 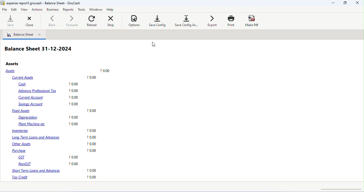 I want to click on close, so click(x=26, y=21).